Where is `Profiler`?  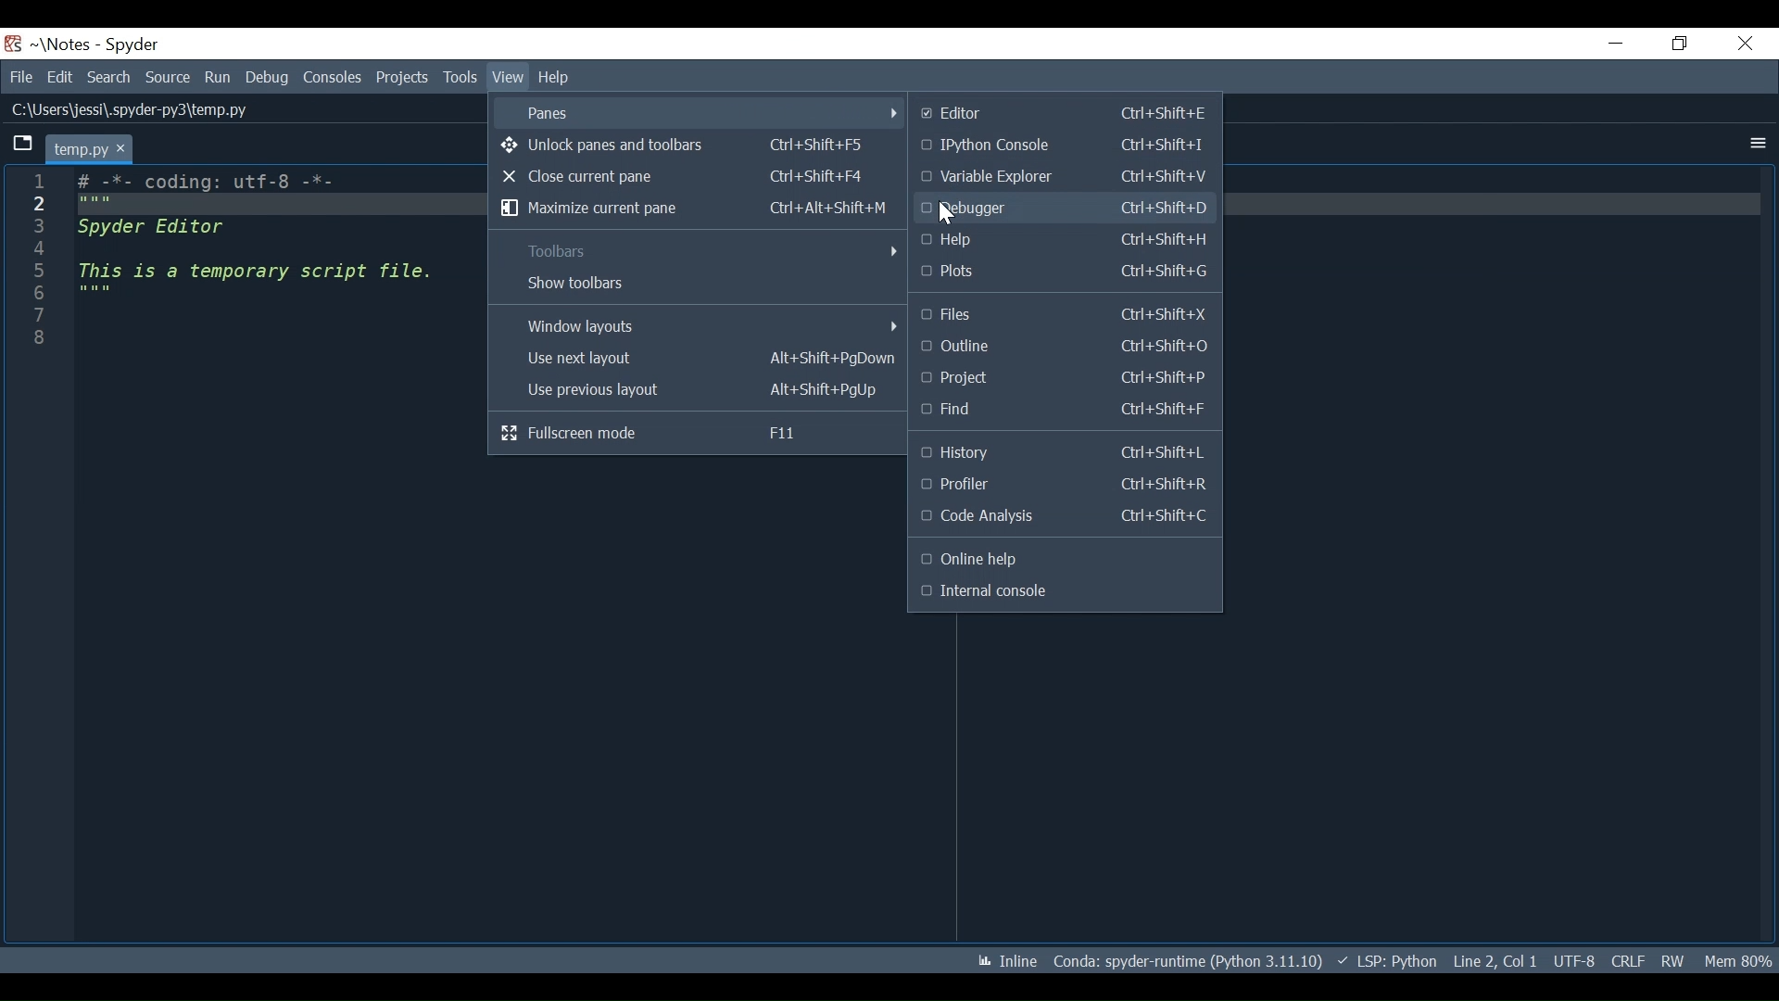
Profiler is located at coordinates (1060, 483).